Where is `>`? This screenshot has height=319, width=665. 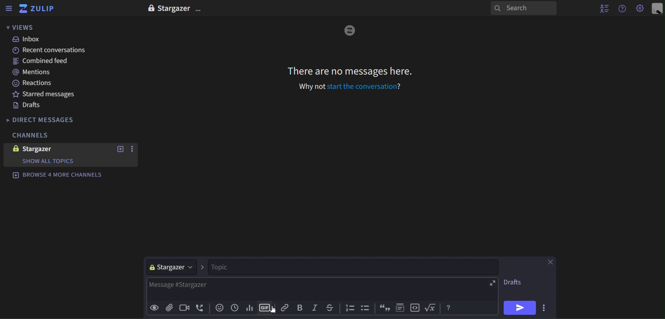
> is located at coordinates (203, 267).